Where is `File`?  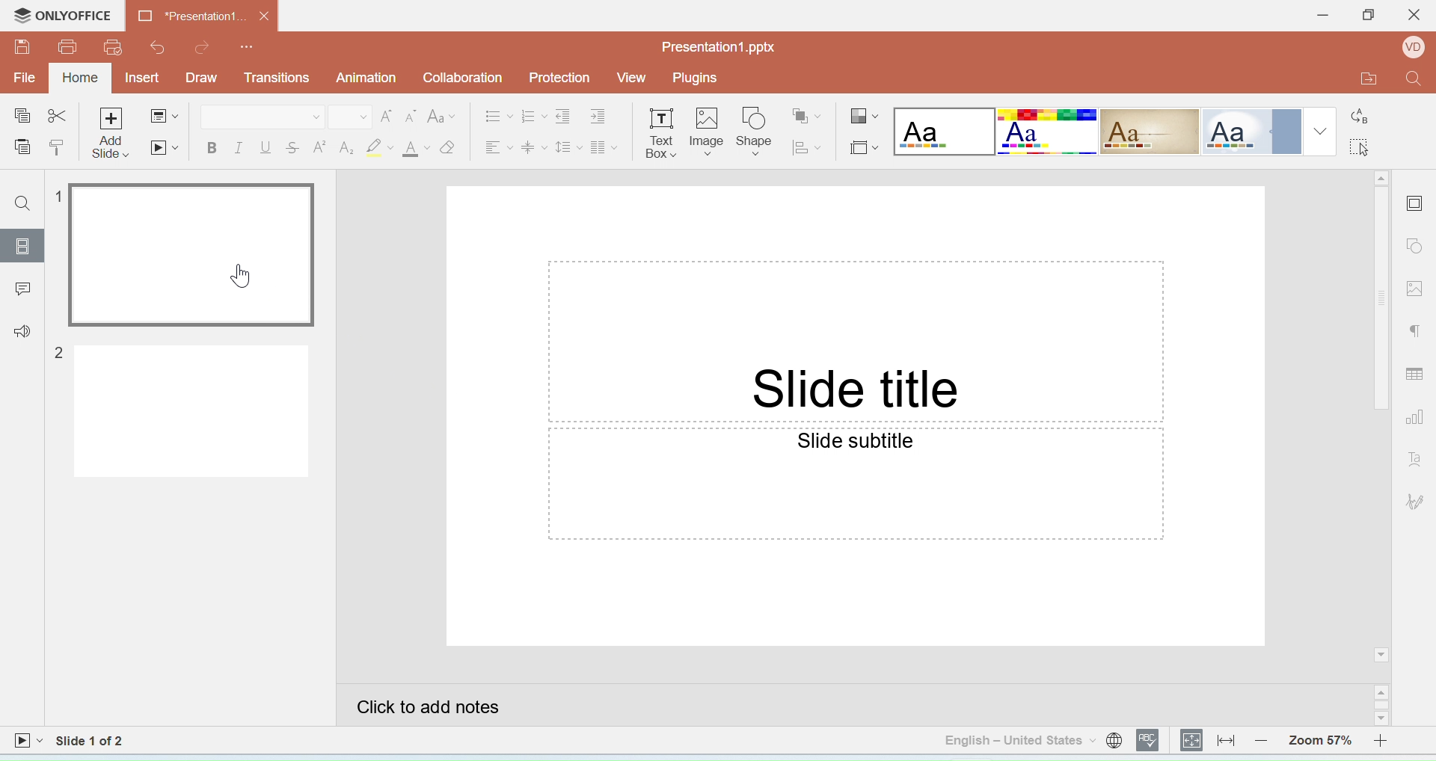 File is located at coordinates (26, 77).